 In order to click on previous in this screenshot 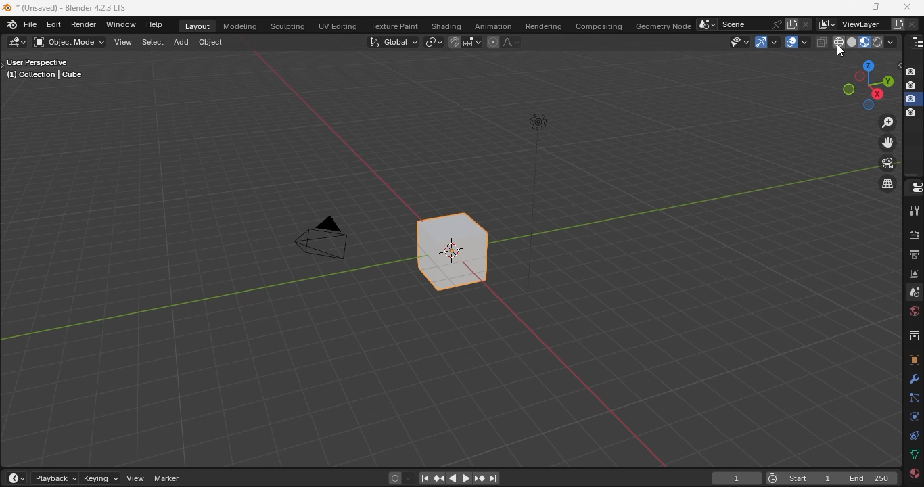, I will do `click(439, 479)`.